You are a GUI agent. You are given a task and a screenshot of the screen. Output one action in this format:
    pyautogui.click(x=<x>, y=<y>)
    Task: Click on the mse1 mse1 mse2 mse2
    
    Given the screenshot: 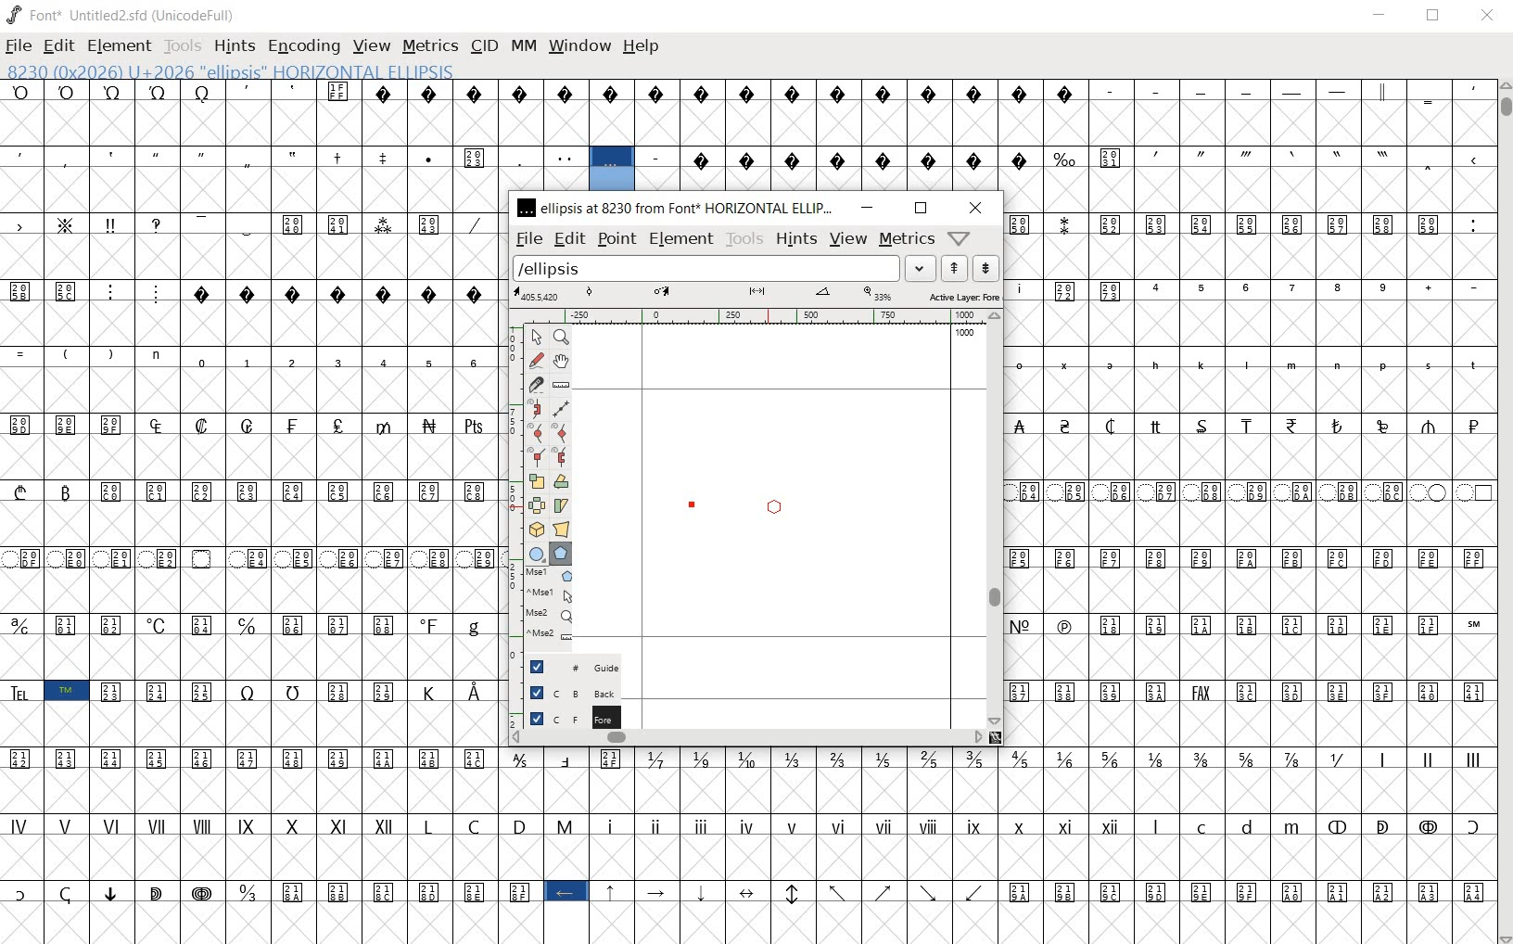 What is the action you would take?
    pyautogui.click(x=543, y=606)
    